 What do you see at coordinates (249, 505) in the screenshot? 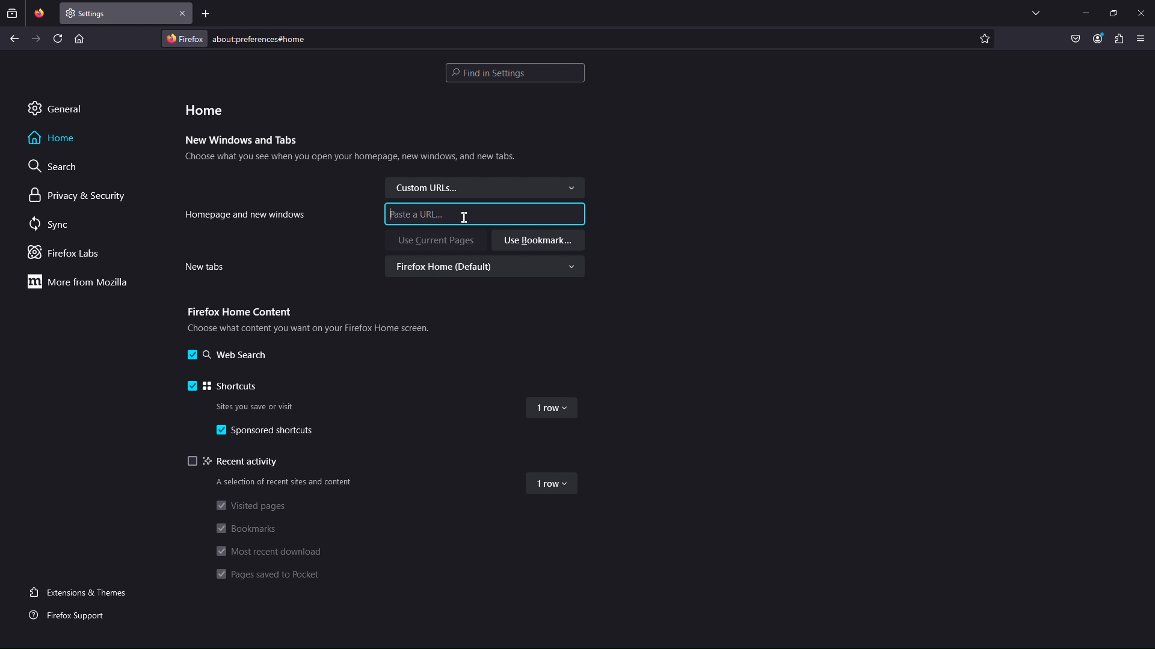
I see `Visited pages` at bounding box center [249, 505].